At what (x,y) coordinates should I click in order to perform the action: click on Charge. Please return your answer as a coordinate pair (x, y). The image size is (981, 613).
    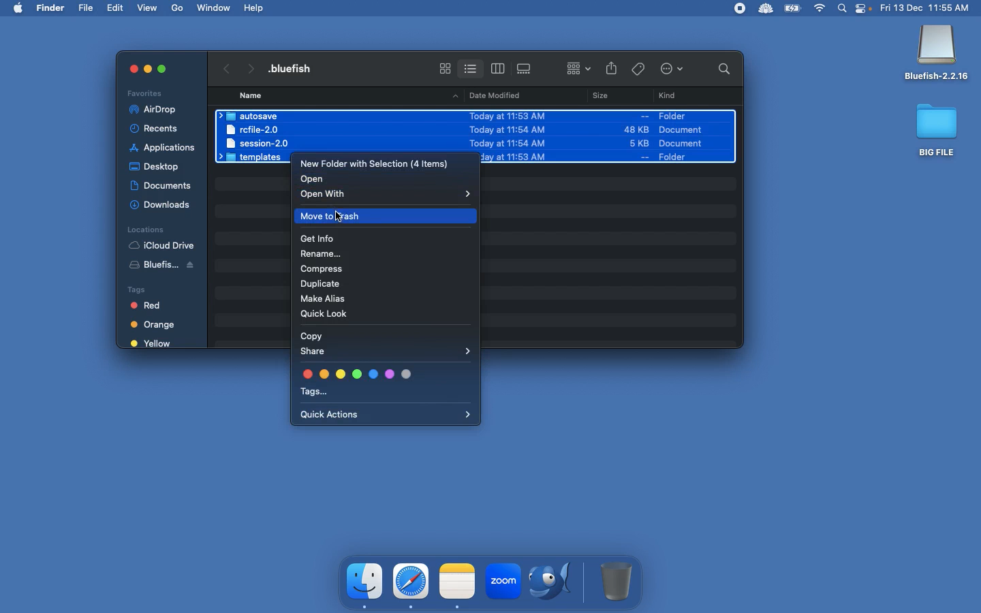
    Looking at the image, I should click on (792, 10).